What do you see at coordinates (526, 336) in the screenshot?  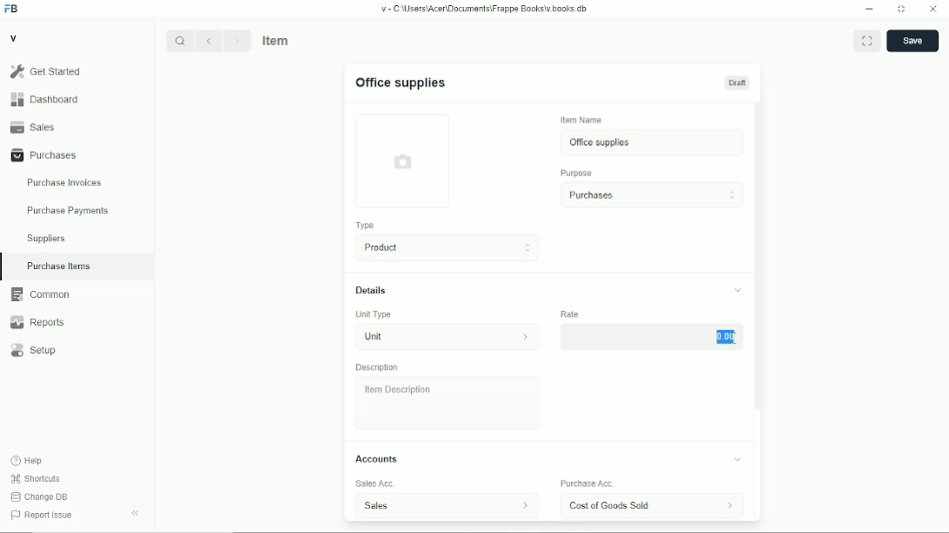 I see `unit information` at bounding box center [526, 336].